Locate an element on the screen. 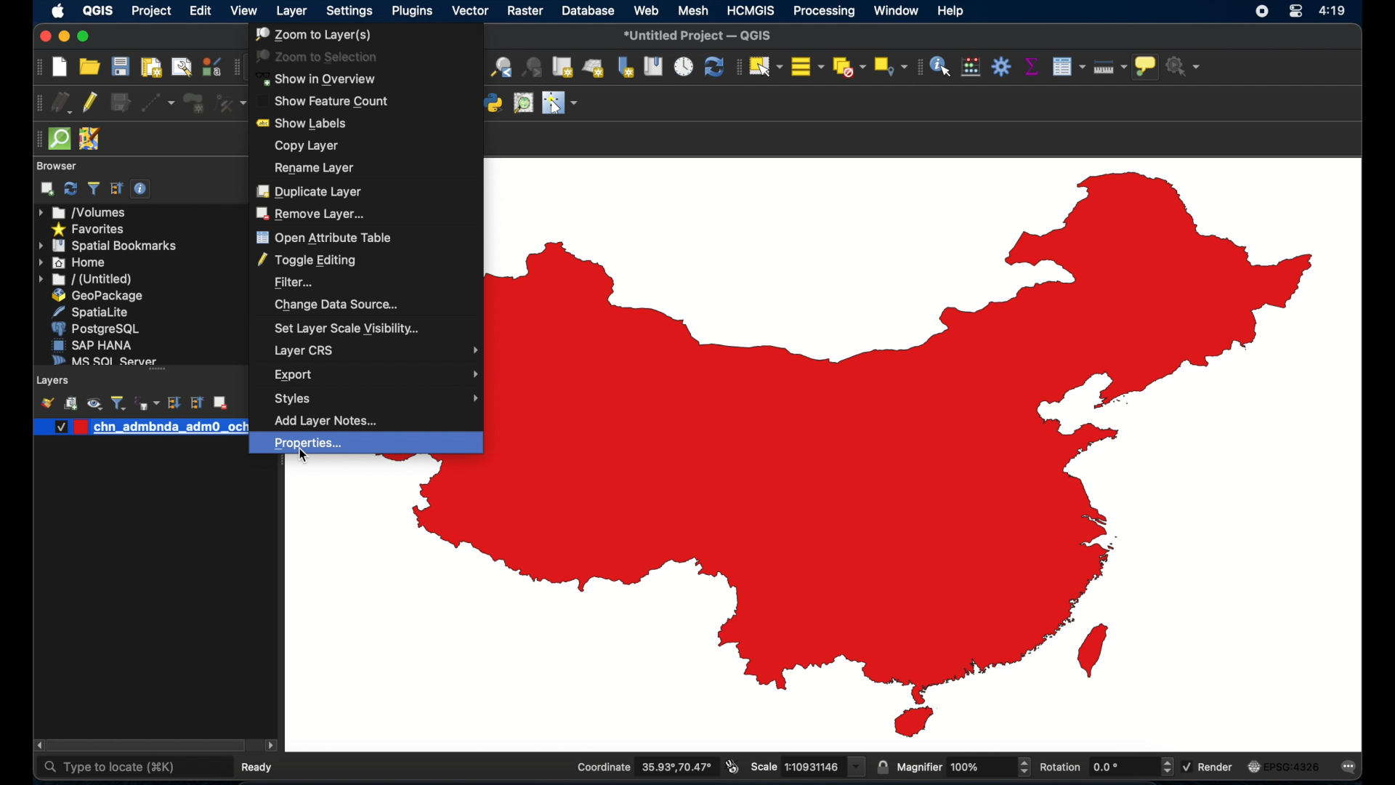 The width and height of the screenshot is (1395, 785). add layer notes is located at coordinates (326, 419).